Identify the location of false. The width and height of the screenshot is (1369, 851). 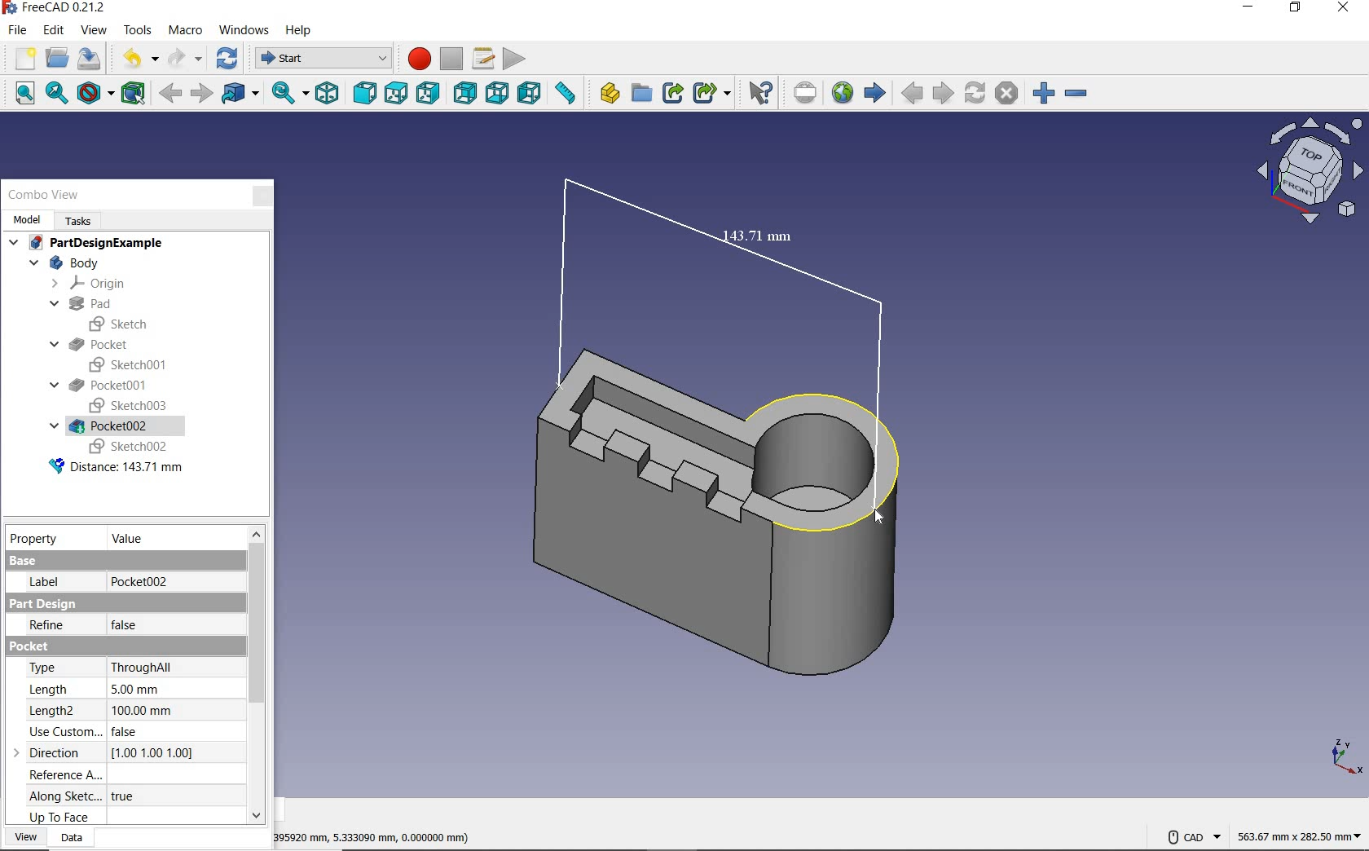
(126, 734).